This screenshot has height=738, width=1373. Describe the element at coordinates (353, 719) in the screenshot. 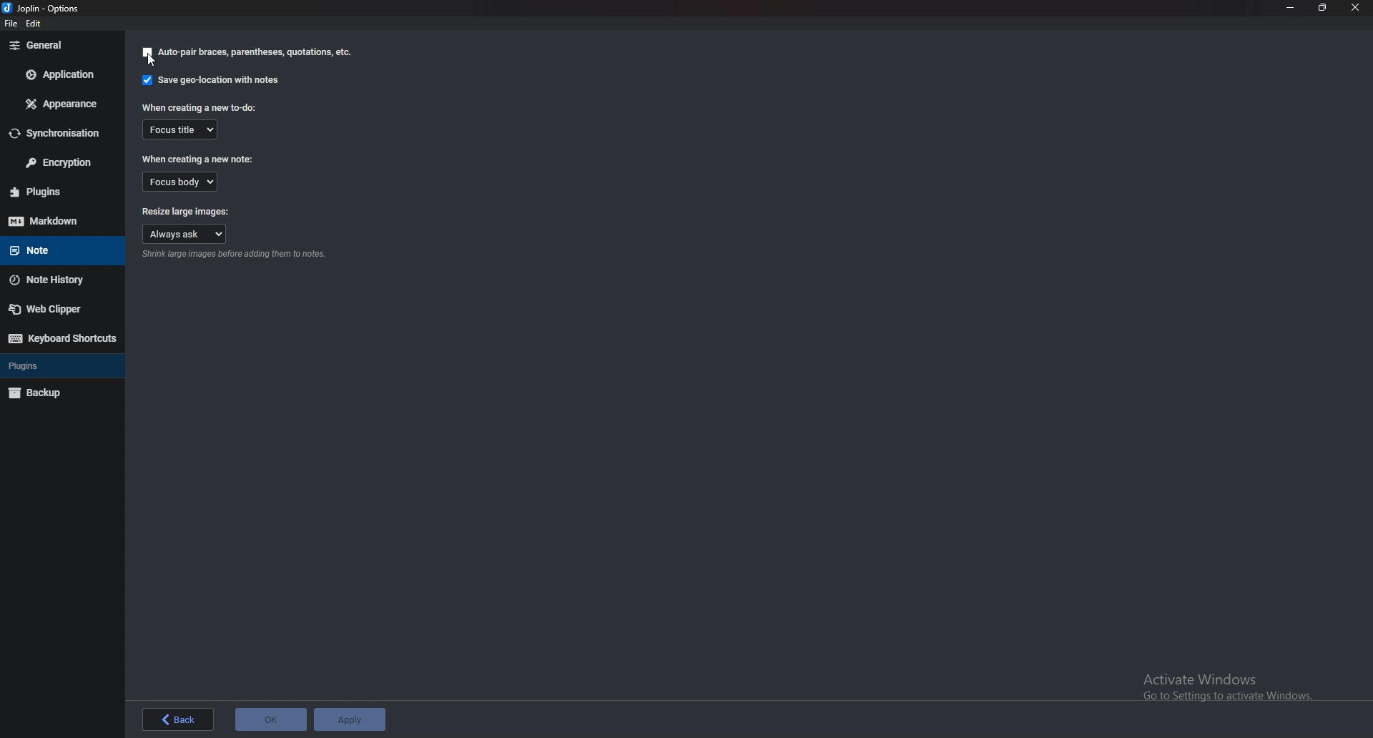

I see `apply` at that location.